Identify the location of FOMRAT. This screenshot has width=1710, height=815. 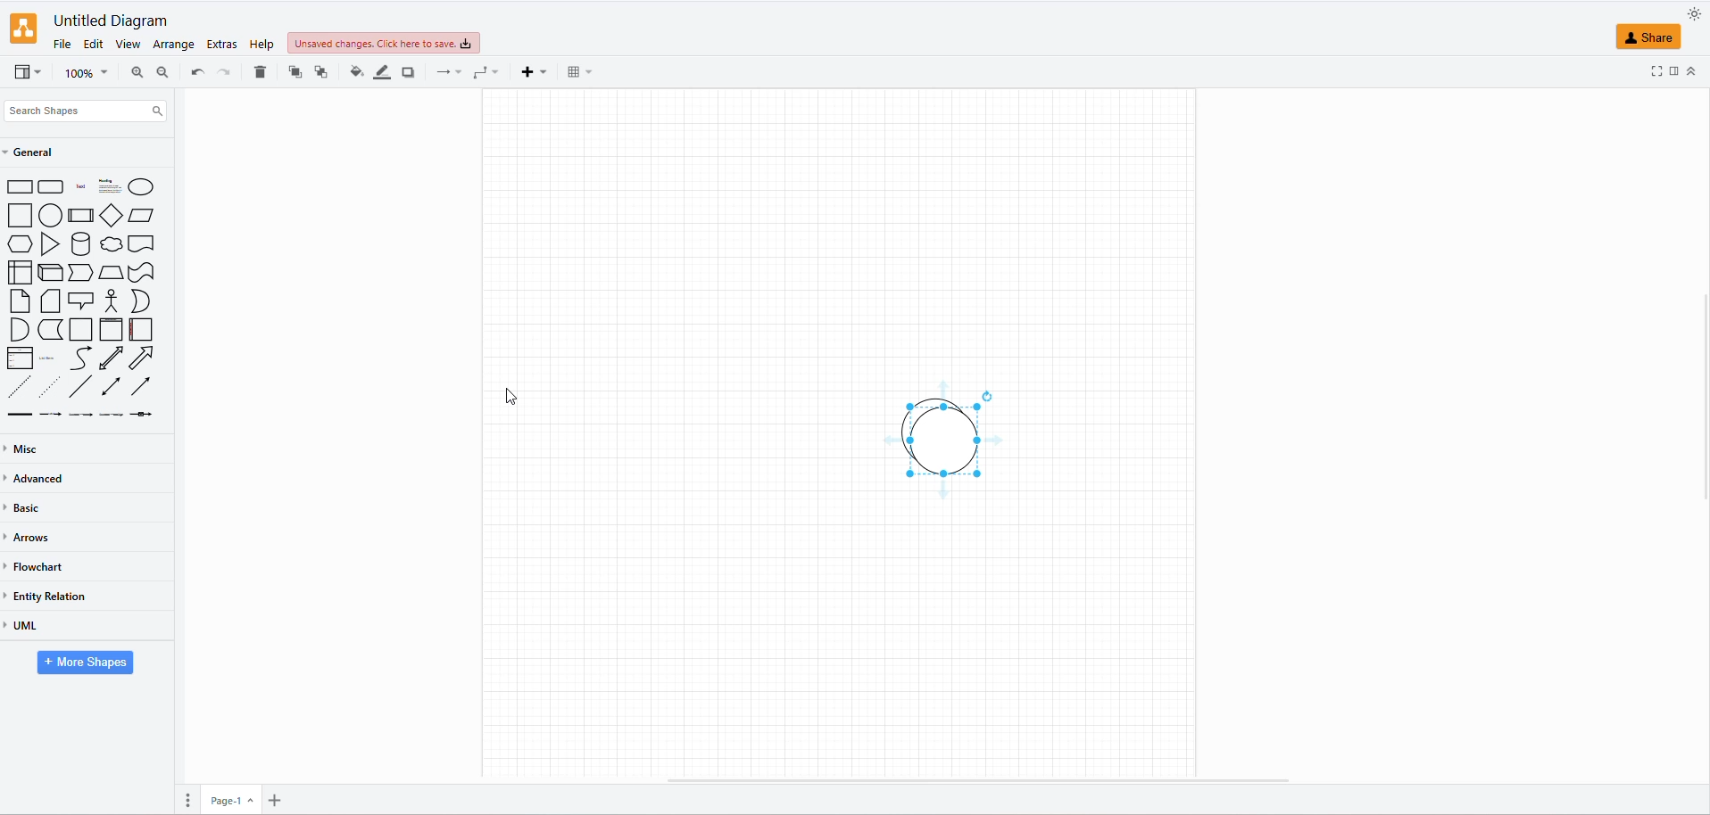
(1674, 69).